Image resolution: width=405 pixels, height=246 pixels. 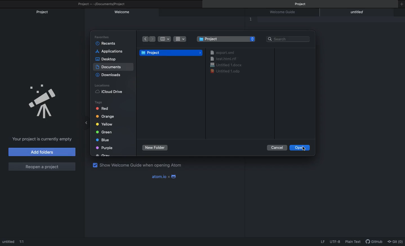 What do you see at coordinates (289, 38) in the screenshot?
I see `Search` at bounding box center [289, 38].